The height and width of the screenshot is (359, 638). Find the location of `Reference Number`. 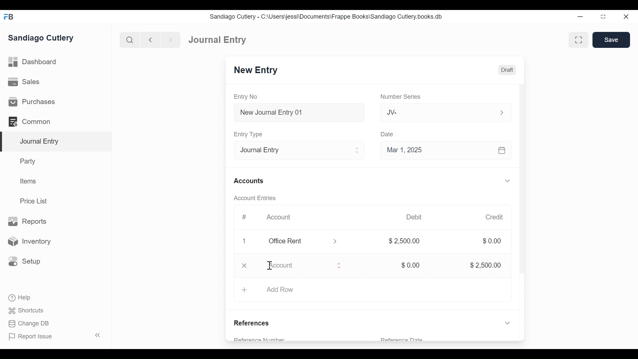

Reference Number is located at coordinates (269, 338).